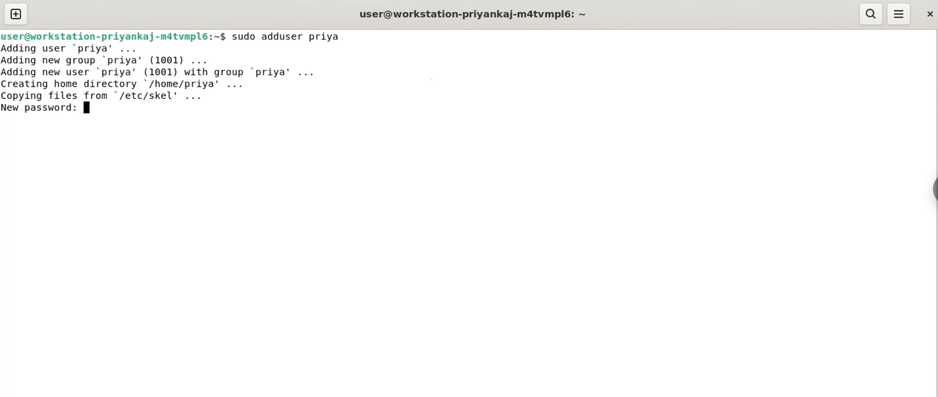 The height and width of the screenshot is (397, 938). What do you see at coordinates (293, 36) in the screenshot?
I see `sudo adduser priya` at bounding box center [293, 36].